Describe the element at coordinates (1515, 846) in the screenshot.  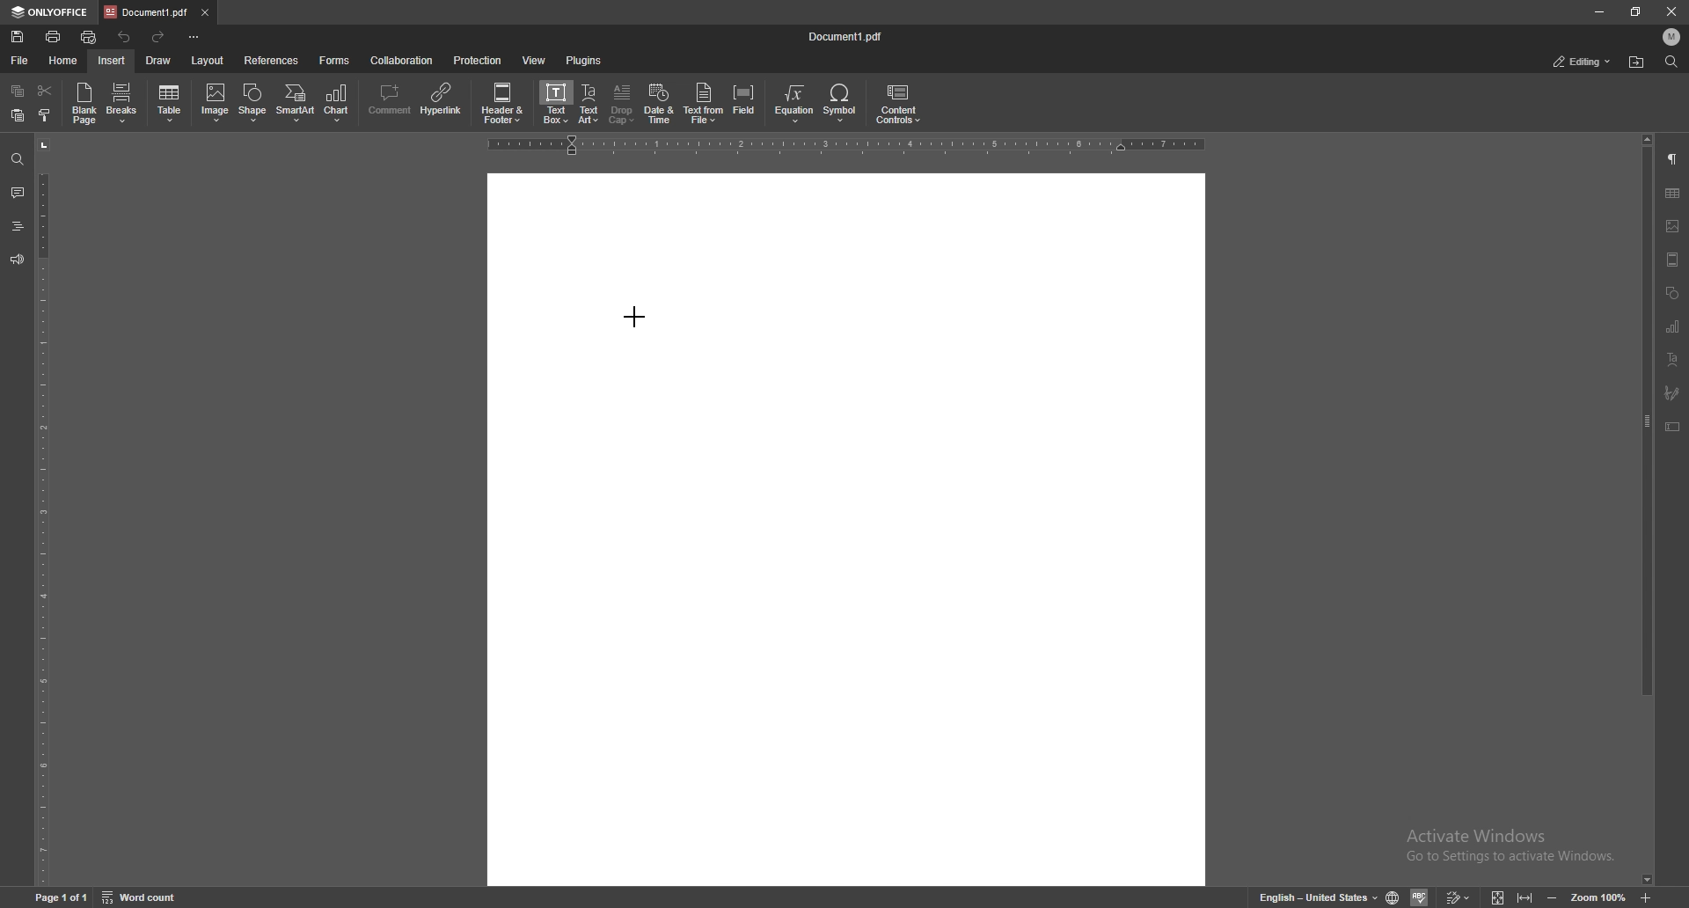
I see `Activate Windows
Go to Settings to activate Windows.` at that location.